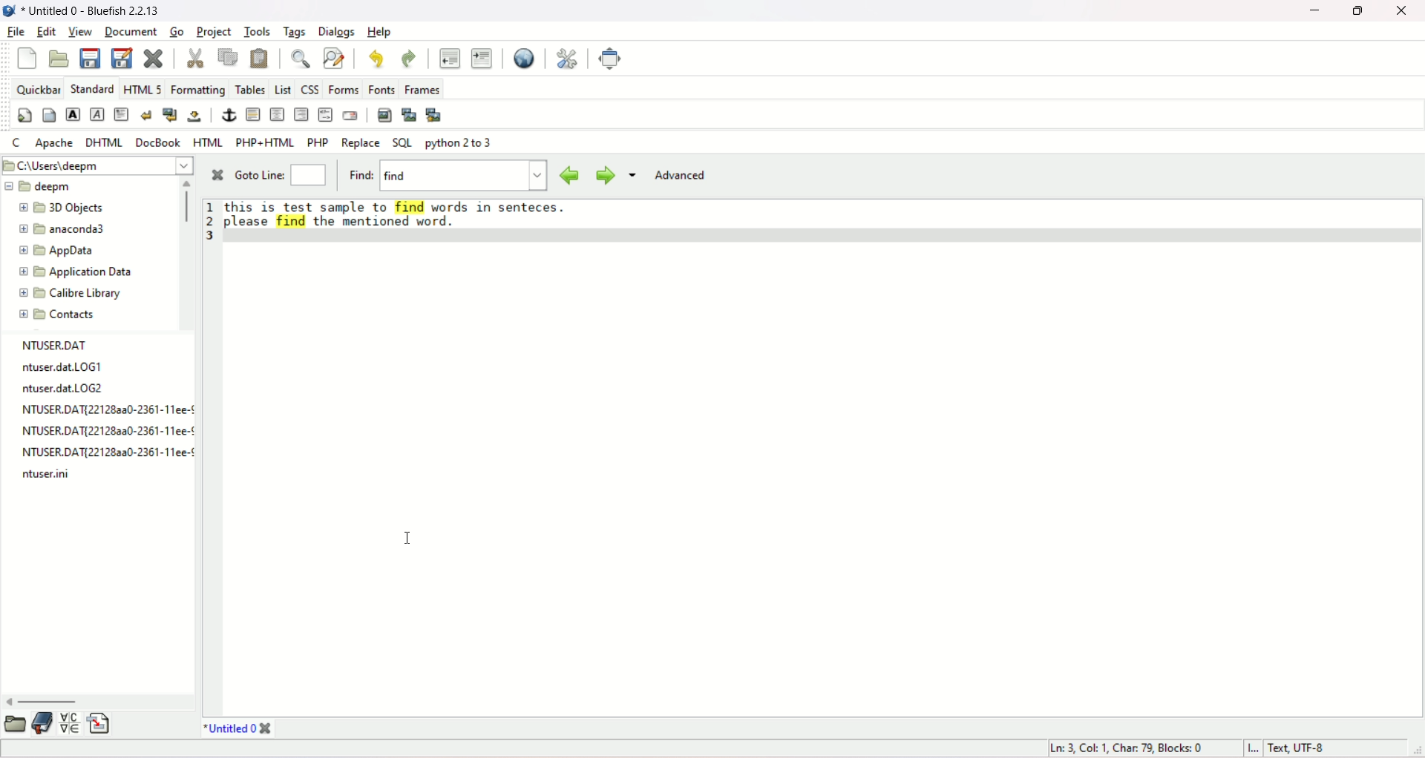  I want to click on non-breaking space, so click(194, 117).